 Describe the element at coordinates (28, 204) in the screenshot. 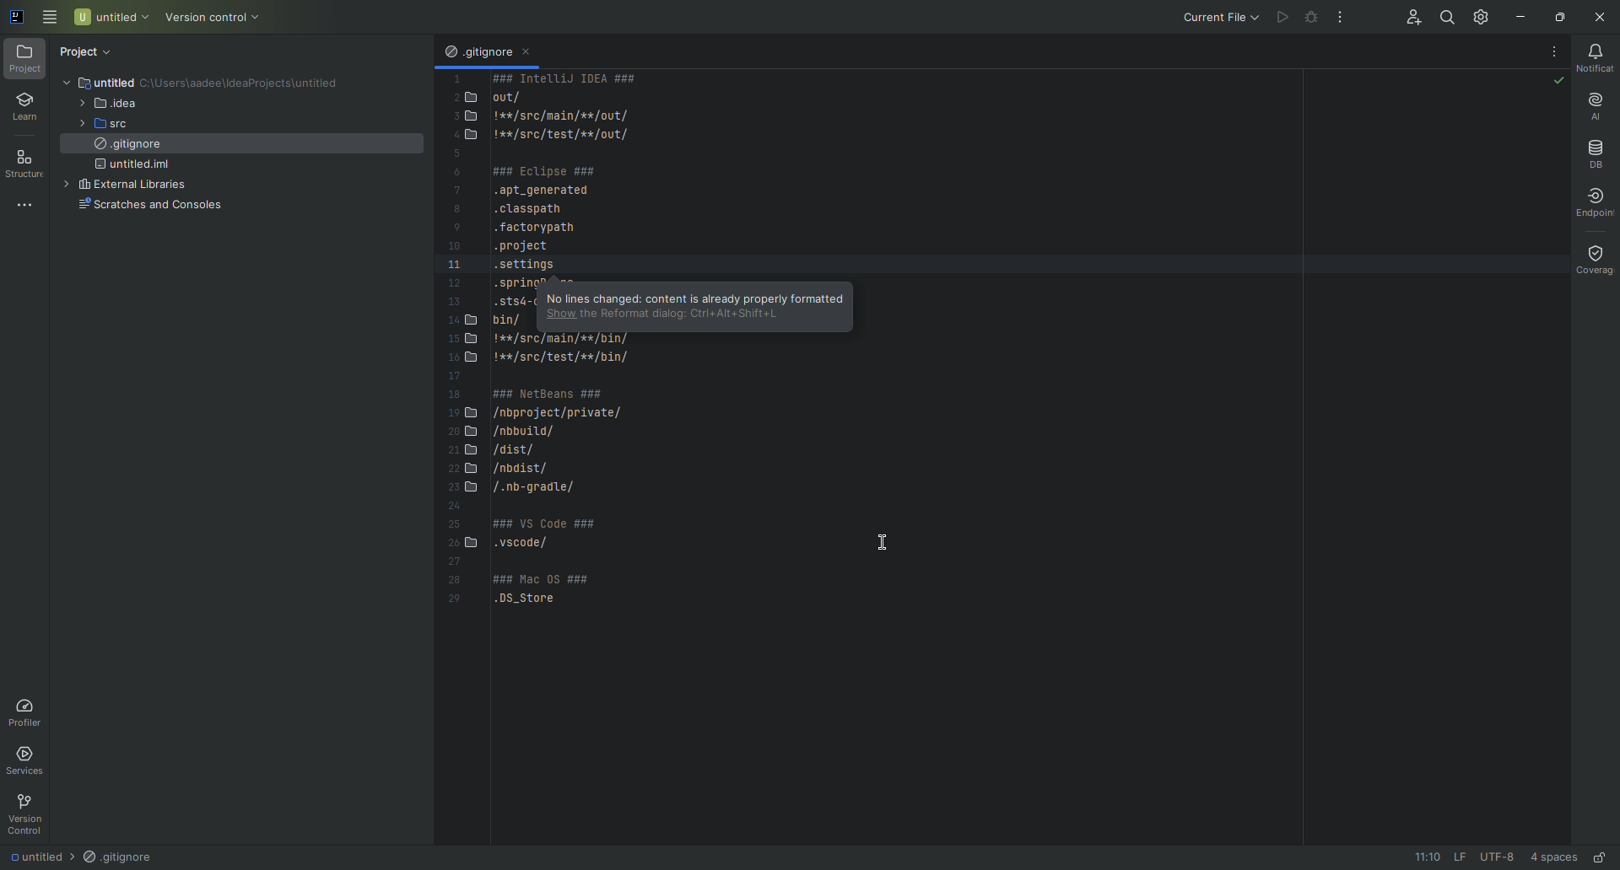

I see `More tools` at that location.